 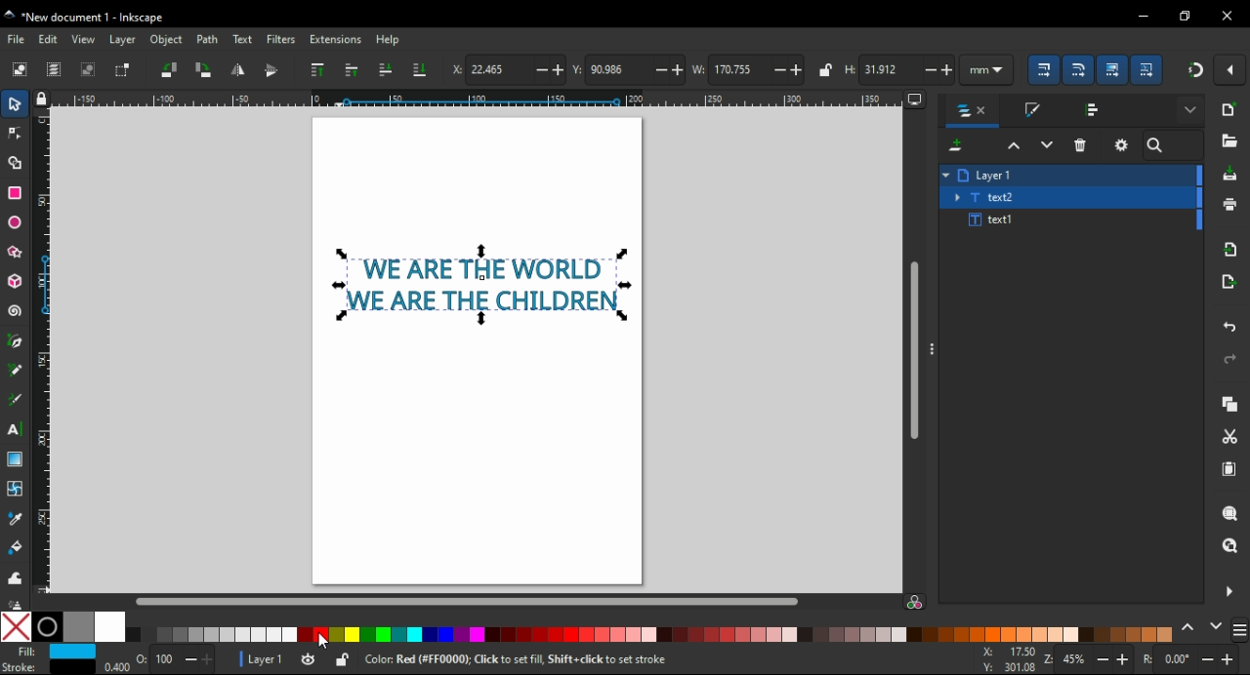 I want to click on rectangle tool, so click(x=15, y=193).